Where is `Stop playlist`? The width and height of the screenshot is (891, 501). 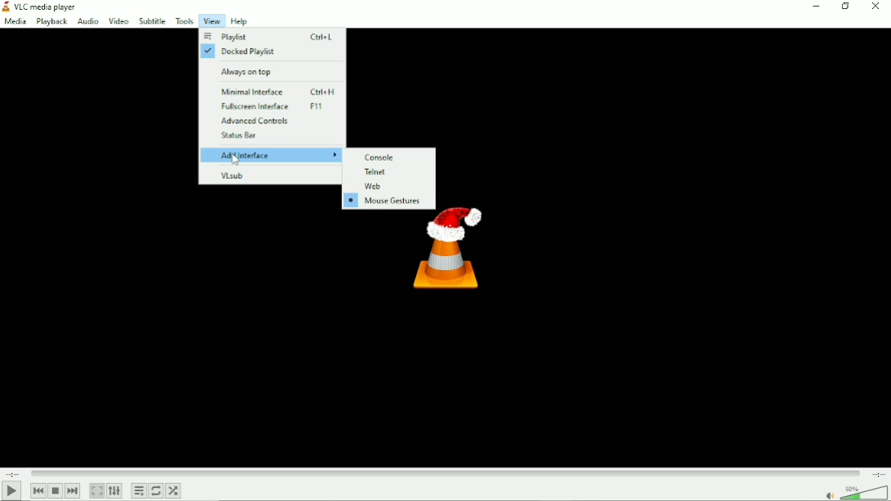 Stop playlist is located at coordinates (55, 490).